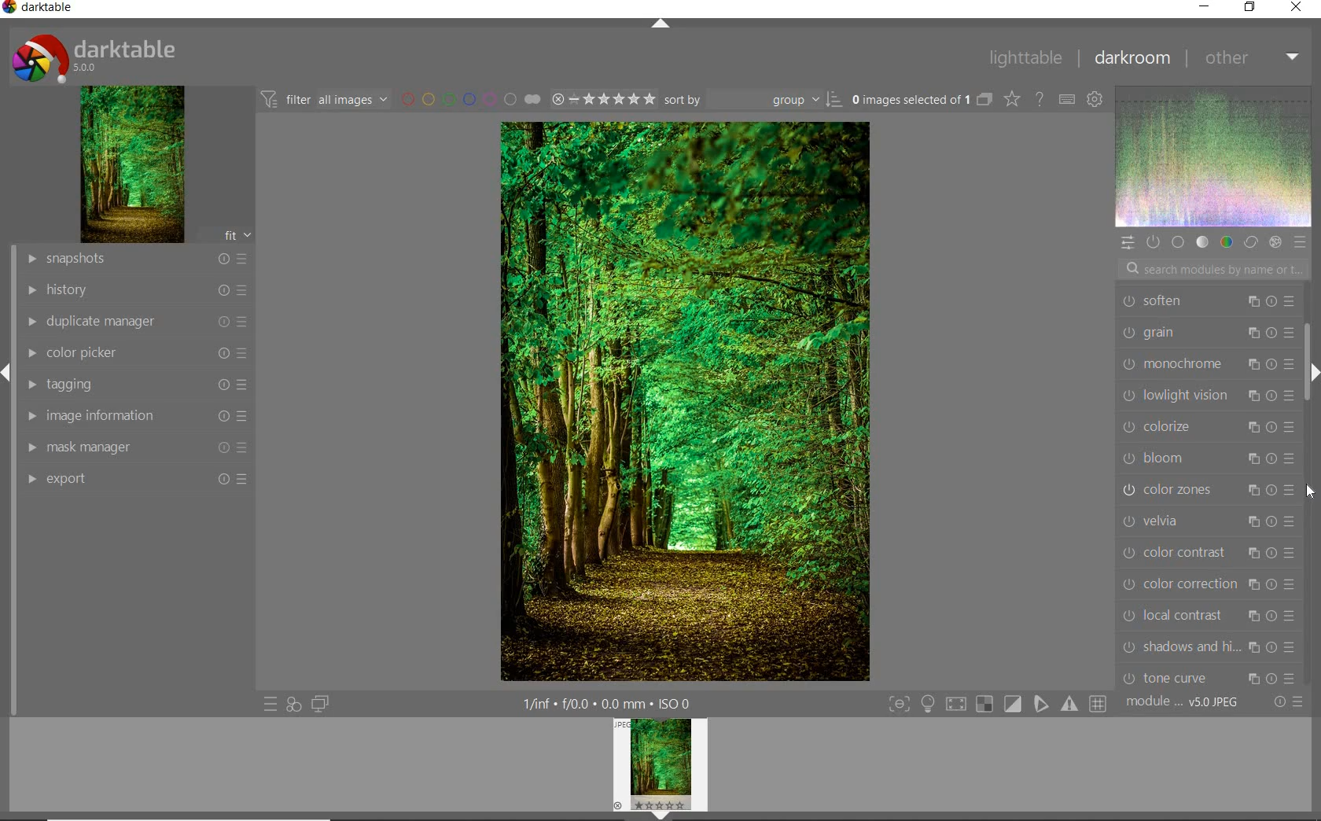 The width and height of the screenshot is (1321, 821). Describe the element at coordinates (1301, 241) in the screenshot. I see `PRESET ` at that location.